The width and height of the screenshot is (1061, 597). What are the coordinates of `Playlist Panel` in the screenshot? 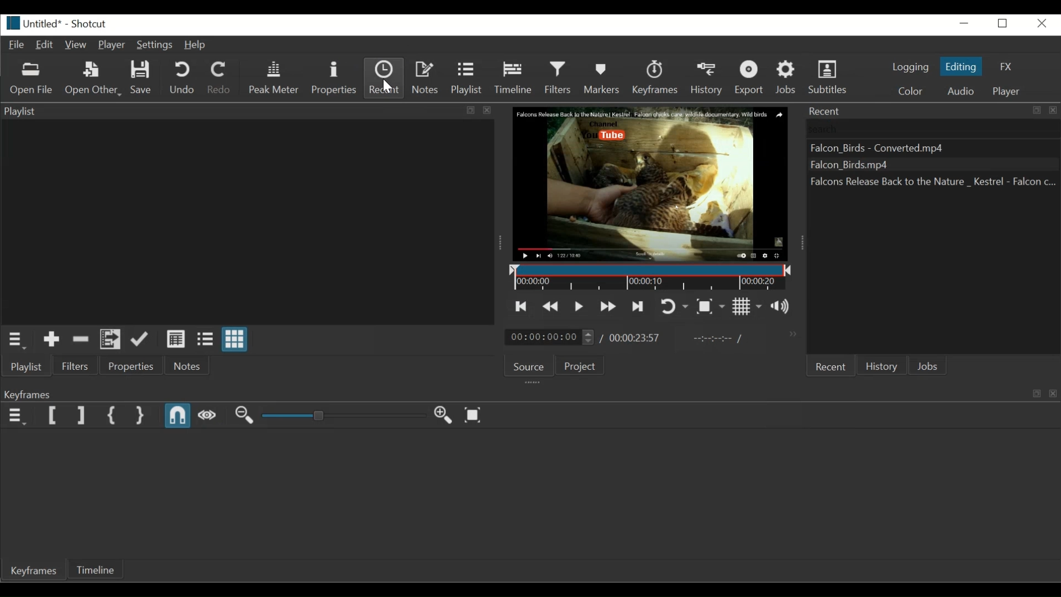 It's located at (244, 112).